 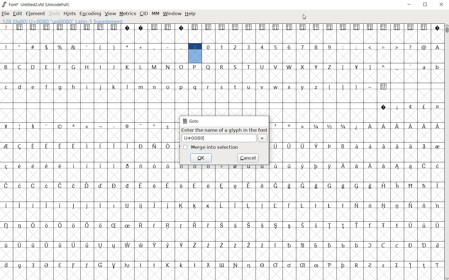 What do you see at coordinates (54, 14) in the screenshot?
I see `TOOLS` at bounding box center [54, 14].